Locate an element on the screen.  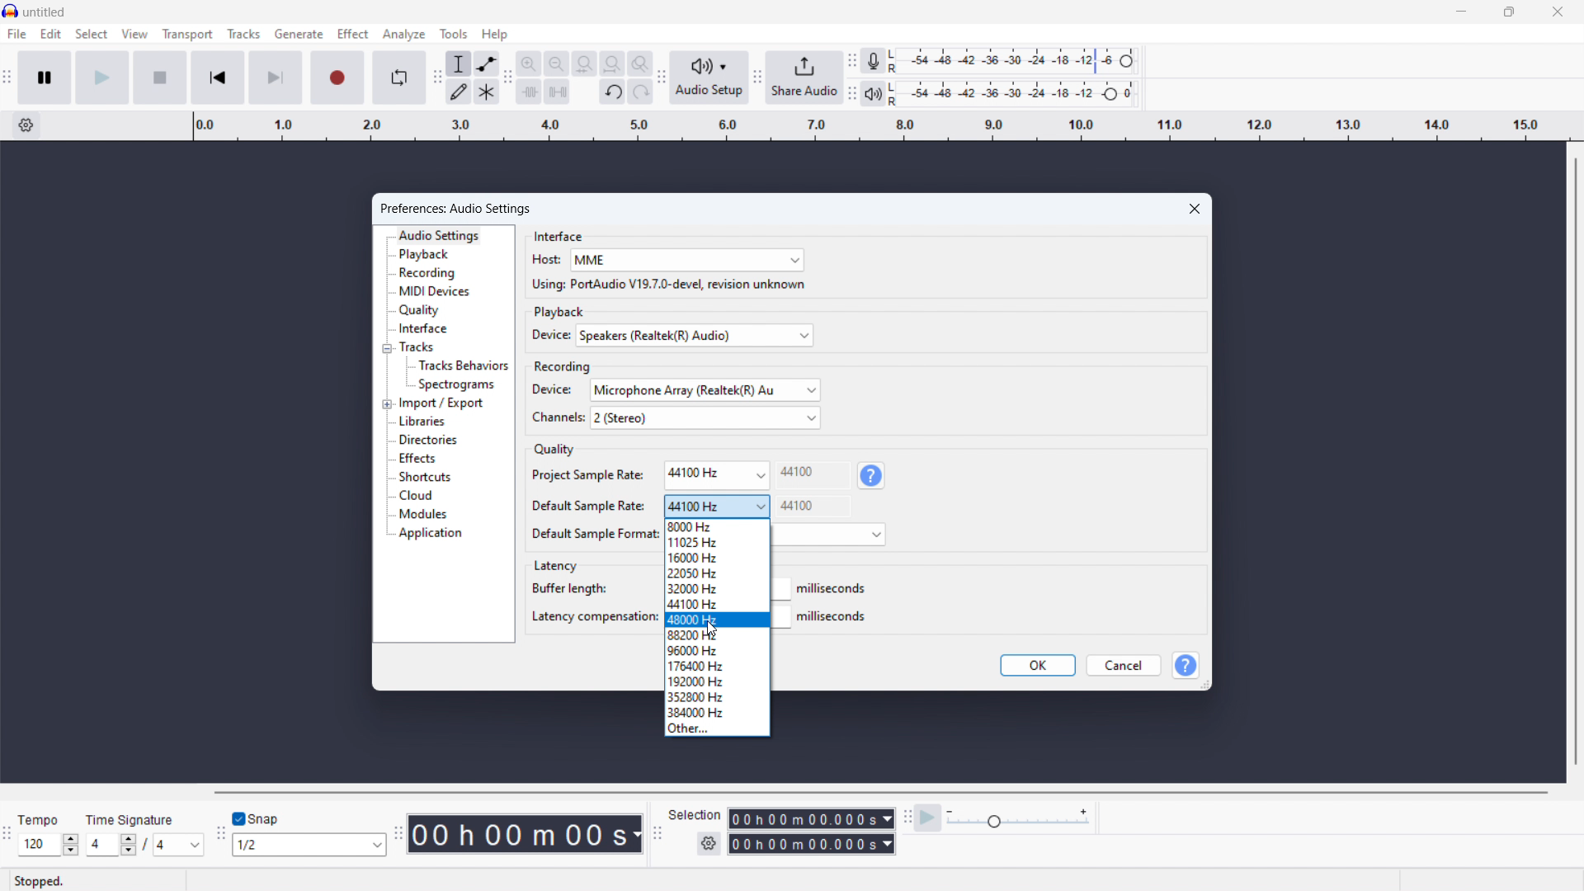
tracks behaviors is located at coordinates (463, 366).